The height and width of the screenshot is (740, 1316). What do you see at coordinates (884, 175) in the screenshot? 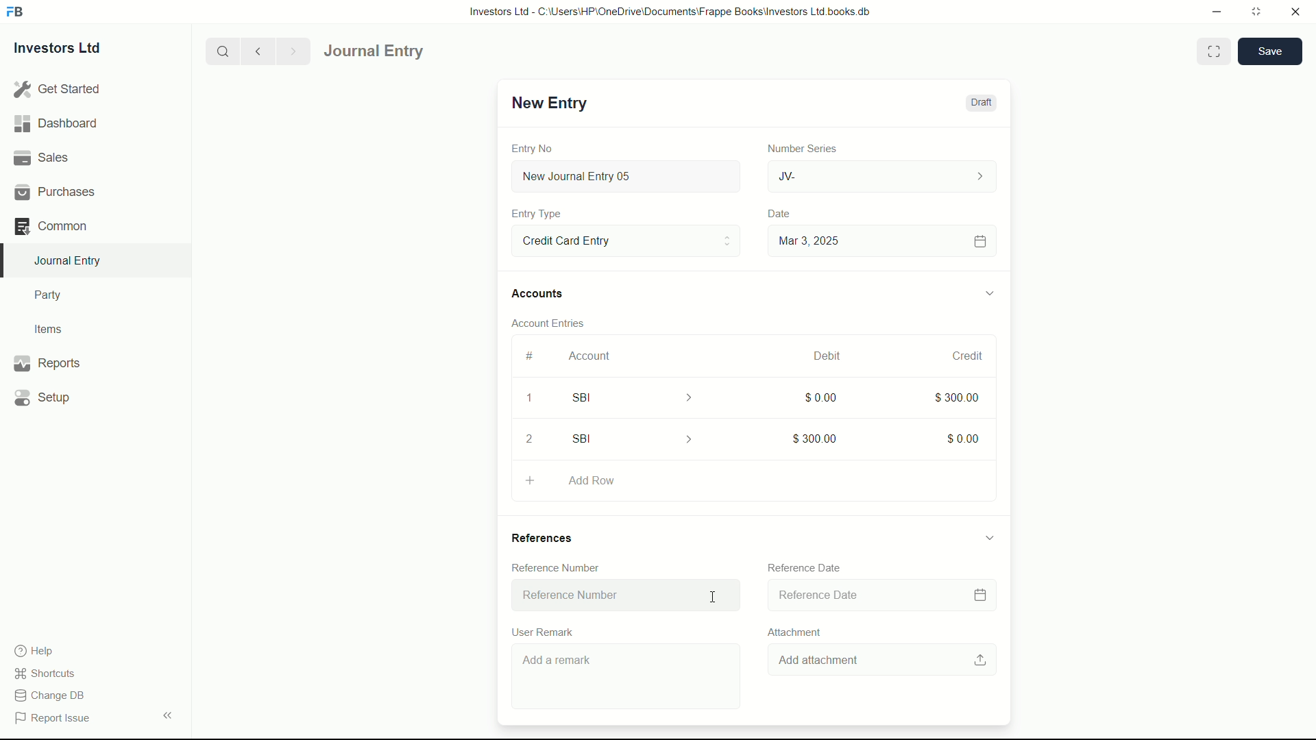
I see `JV` at bounding box center [884, 175].